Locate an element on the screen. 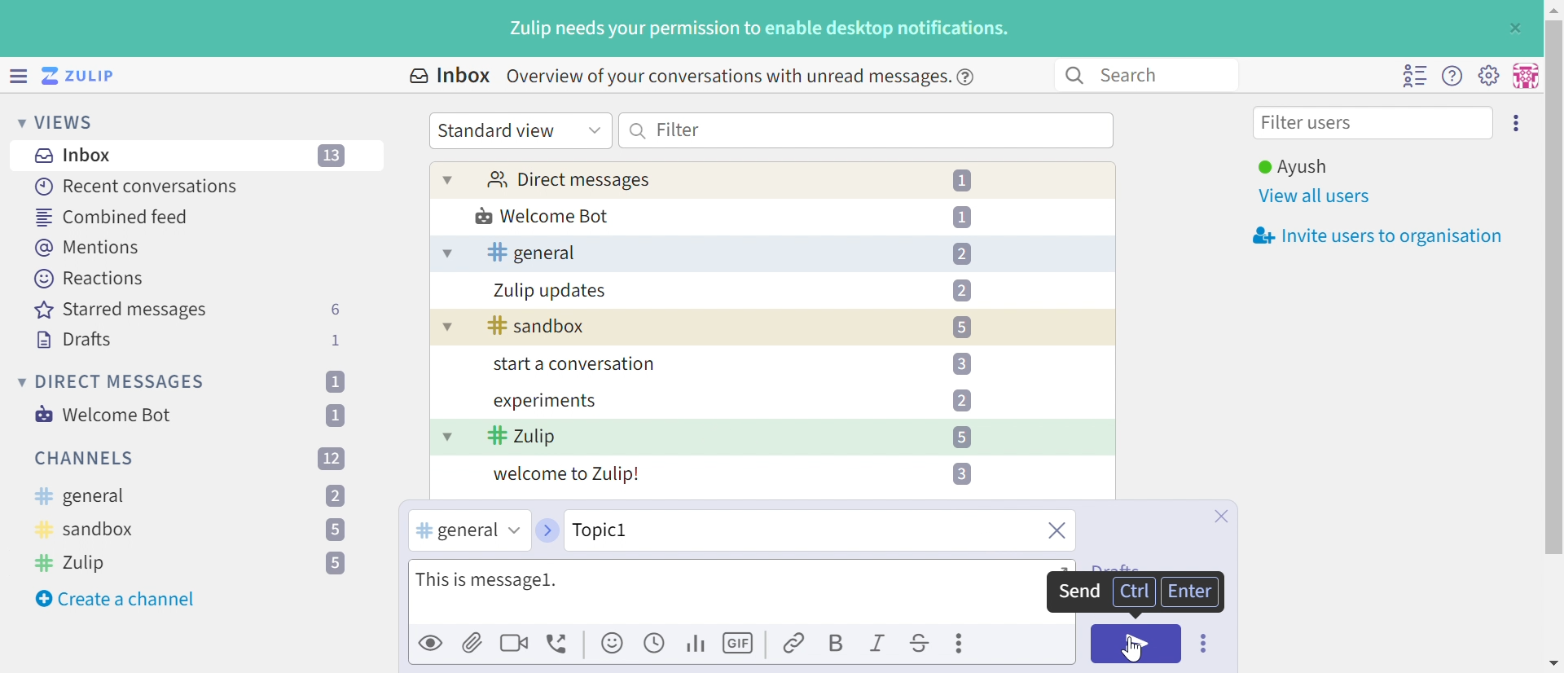 This screenshot has width=1564, height=673. DIRECT MESSAGES is located at coordinates (121, 382).